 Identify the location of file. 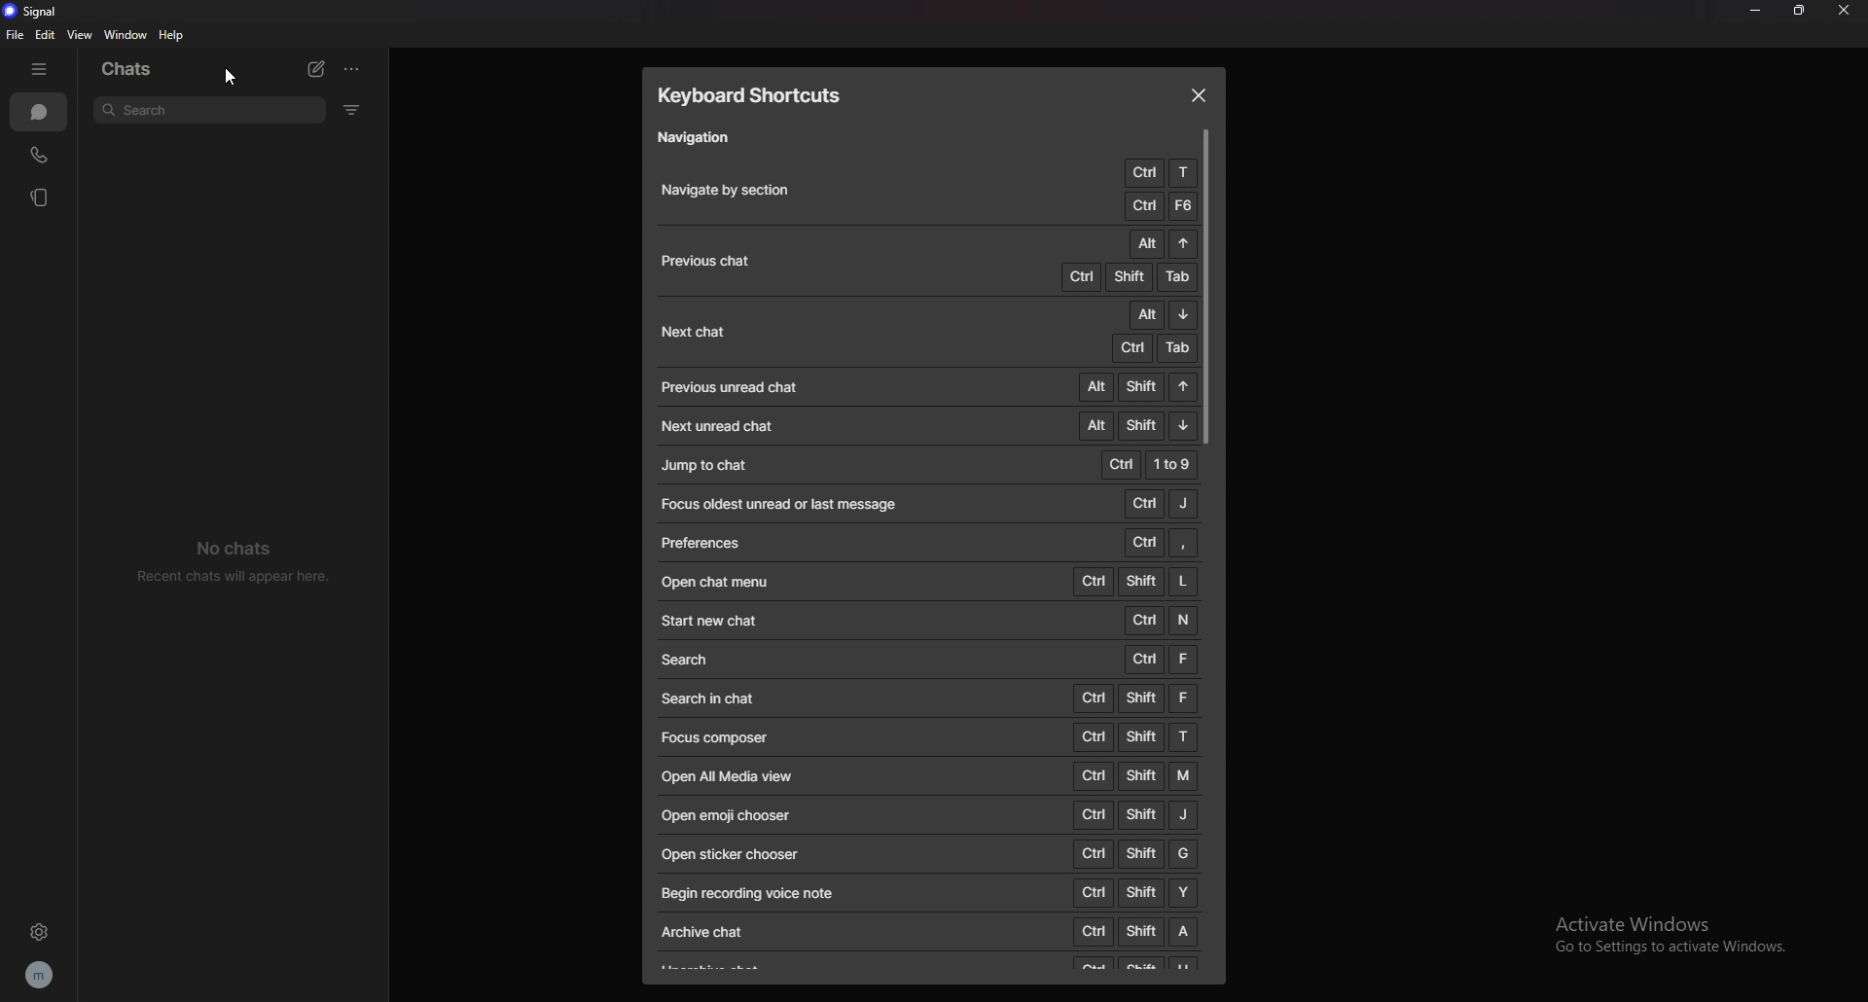
(16, 35).